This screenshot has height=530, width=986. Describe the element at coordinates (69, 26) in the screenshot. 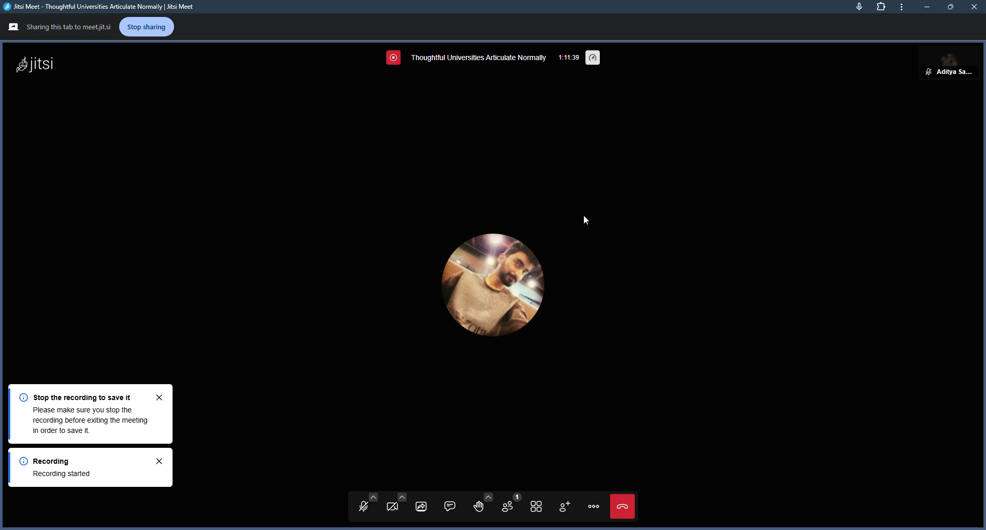

I see `Sharing this tab to meetjitsi` at that location.